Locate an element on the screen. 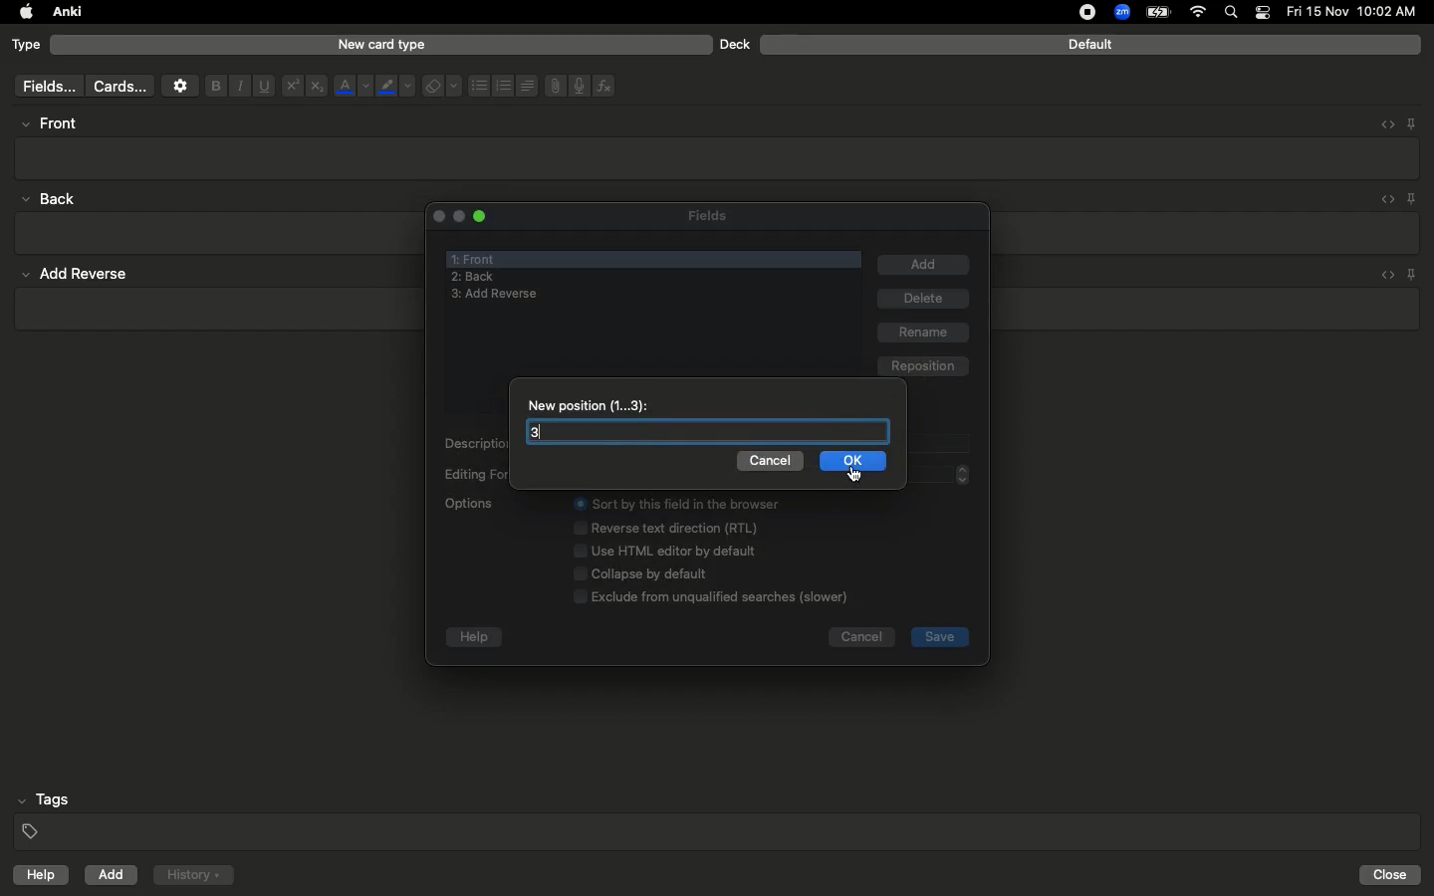  Internet is located at coordinates (1200, 13).